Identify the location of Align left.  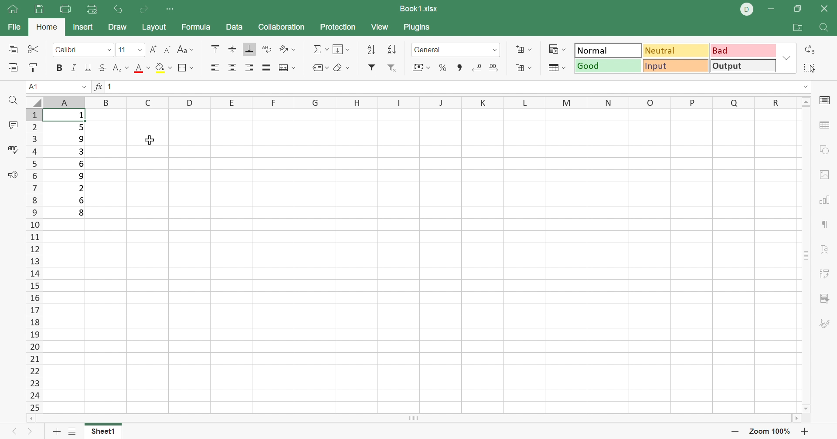
(215, 68).